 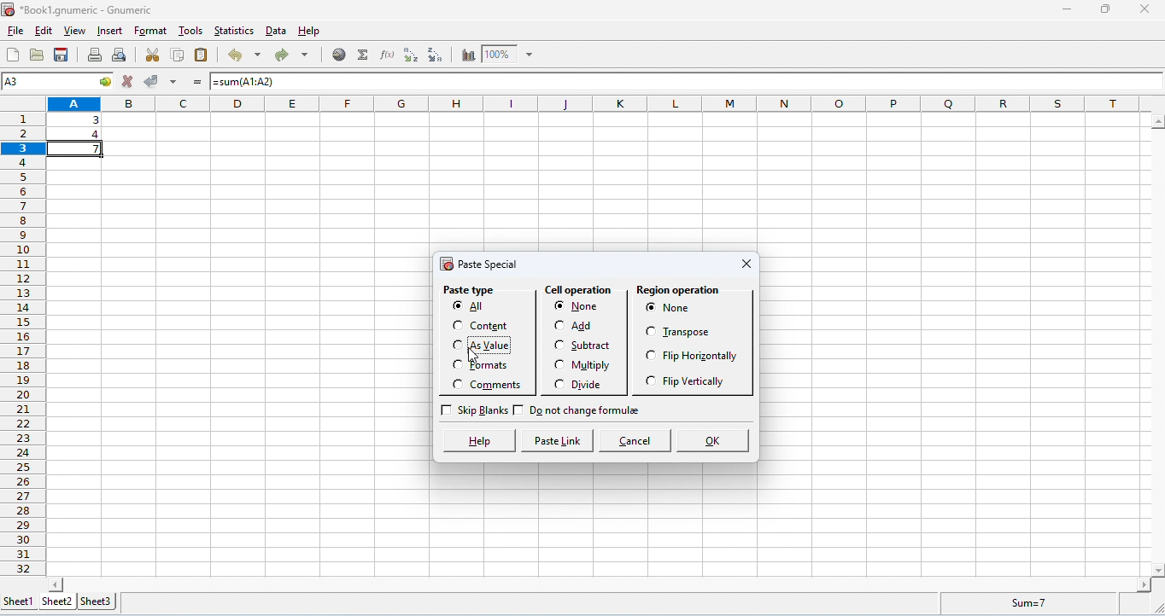 I want to click on print preview, so click(x=120, y=55).